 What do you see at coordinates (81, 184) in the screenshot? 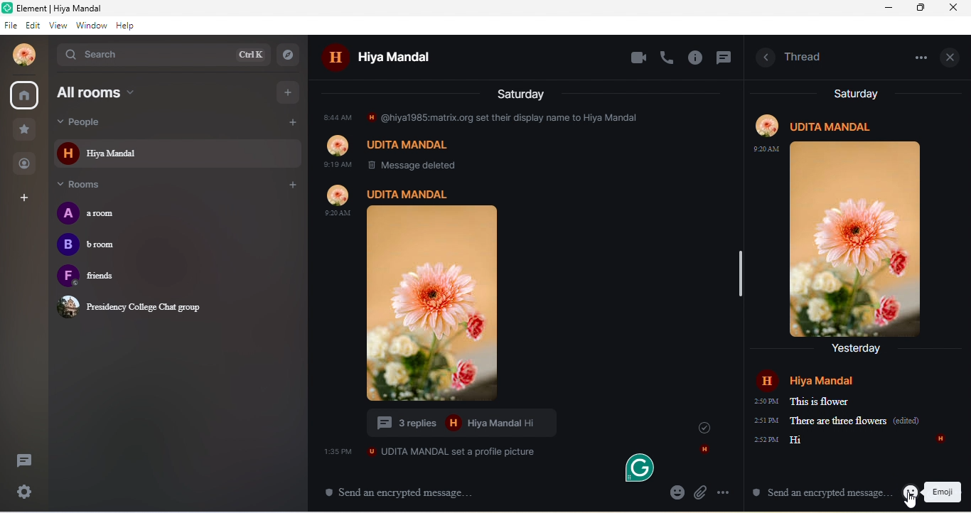
I see `Rooms` at bounding box center [81, 184].